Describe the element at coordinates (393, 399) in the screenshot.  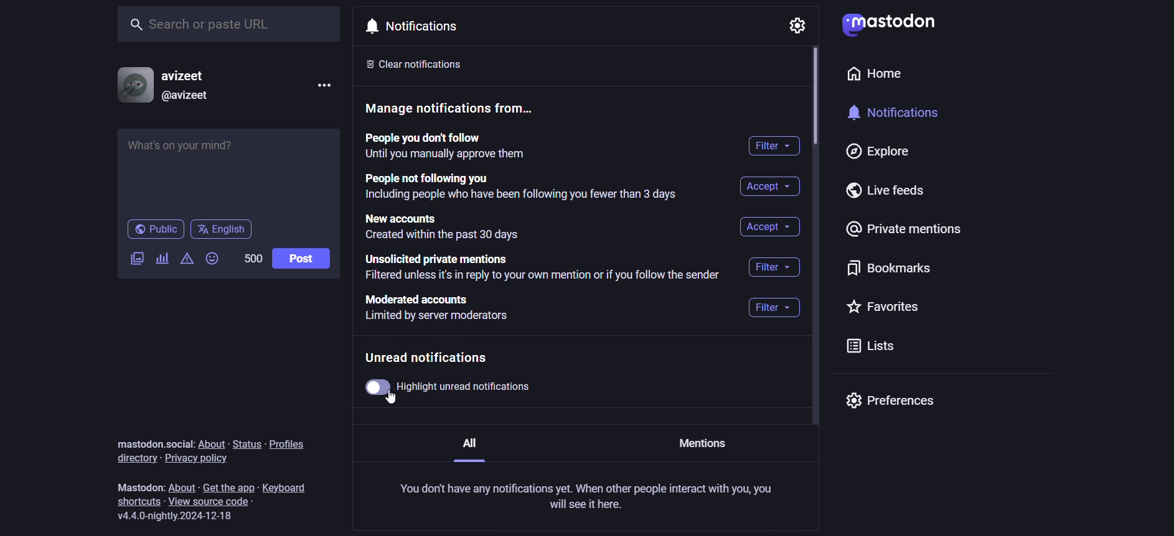
I see `Cursor` at that location.